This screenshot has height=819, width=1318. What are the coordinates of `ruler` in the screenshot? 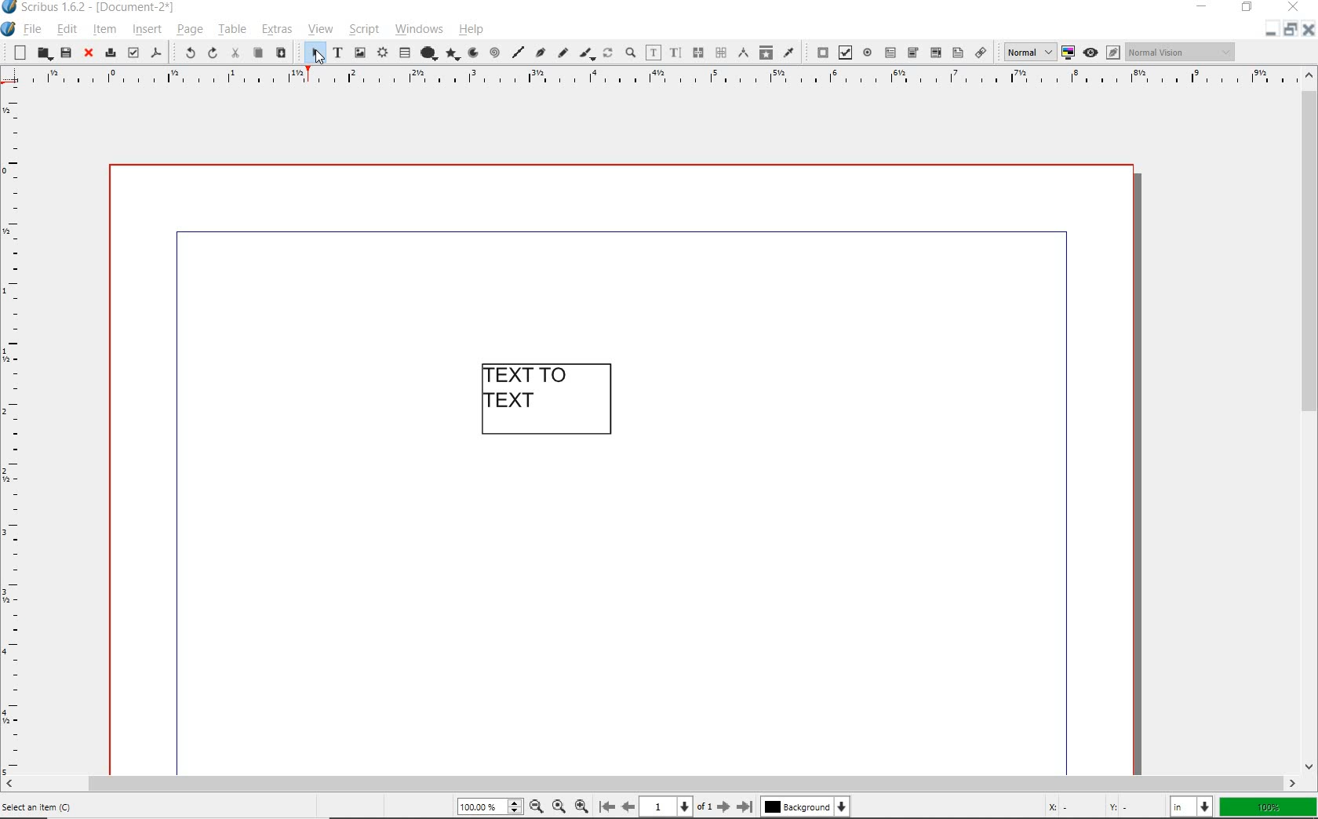 It's located at (654, 82).